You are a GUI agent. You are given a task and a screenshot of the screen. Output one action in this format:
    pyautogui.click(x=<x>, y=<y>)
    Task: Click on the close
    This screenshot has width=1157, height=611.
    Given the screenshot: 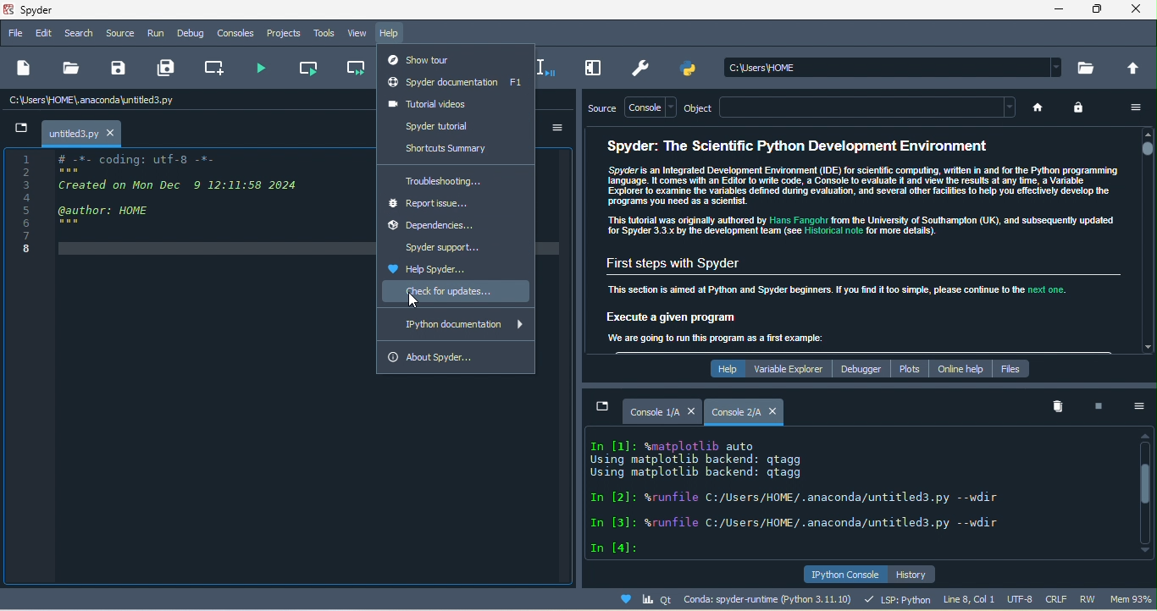 What is the action you would take?
    pyautogui.click(x=112, y=133)
    